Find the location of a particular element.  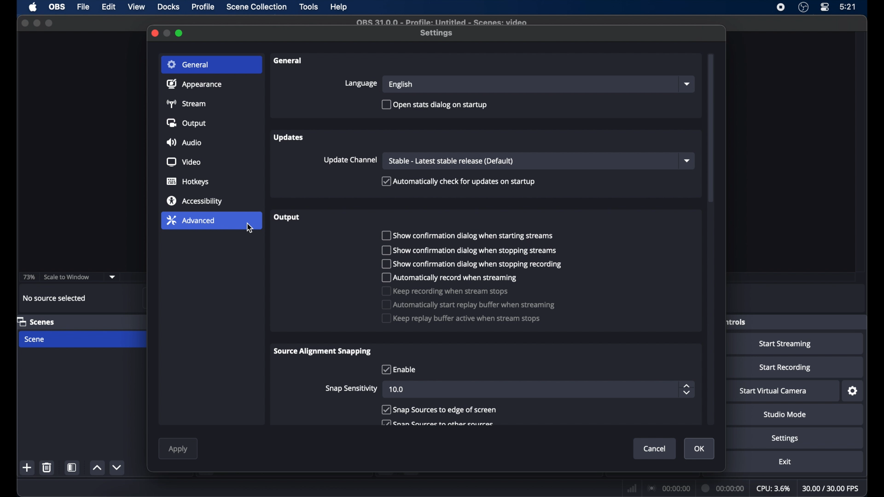

scene is located at coordinates (35, 339).